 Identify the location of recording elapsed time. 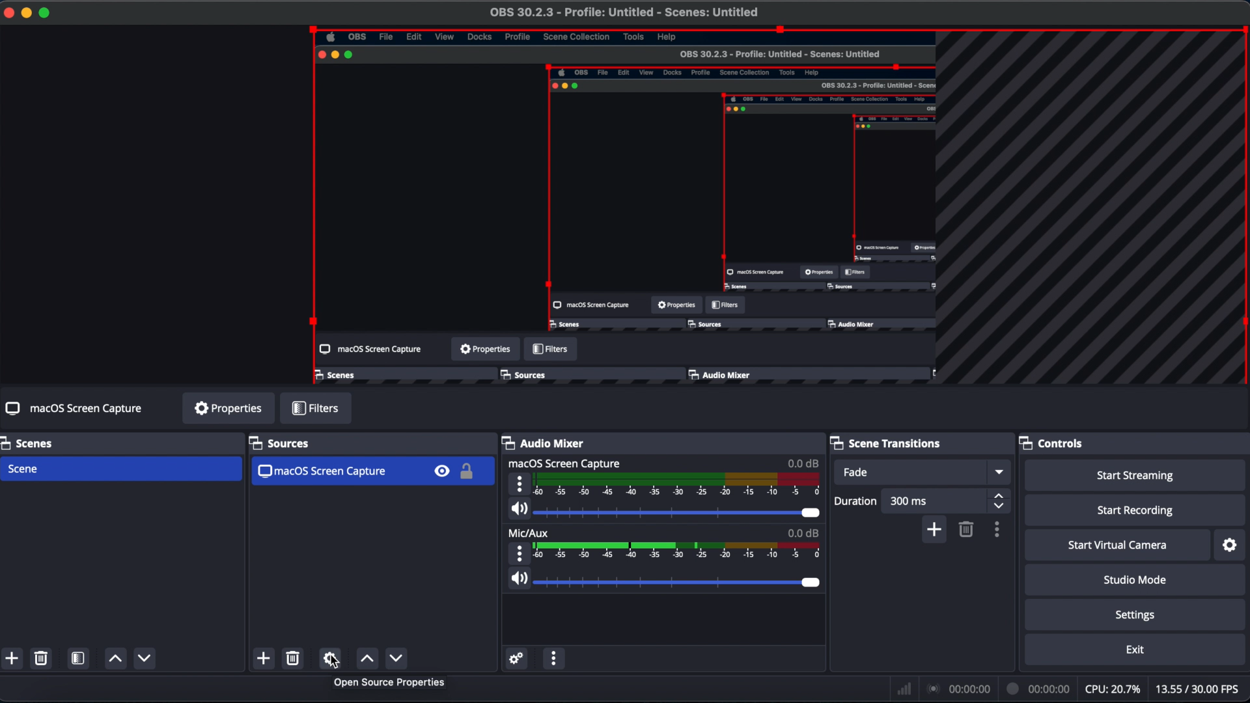
(1039, 689).